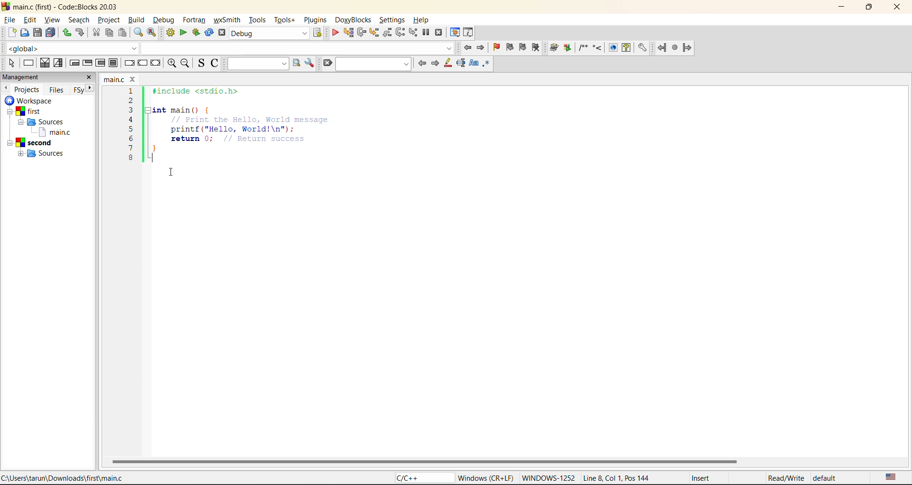  Describe the element at coordinates (441, 33) in the screenshot. I see `stop debugger` at that location.